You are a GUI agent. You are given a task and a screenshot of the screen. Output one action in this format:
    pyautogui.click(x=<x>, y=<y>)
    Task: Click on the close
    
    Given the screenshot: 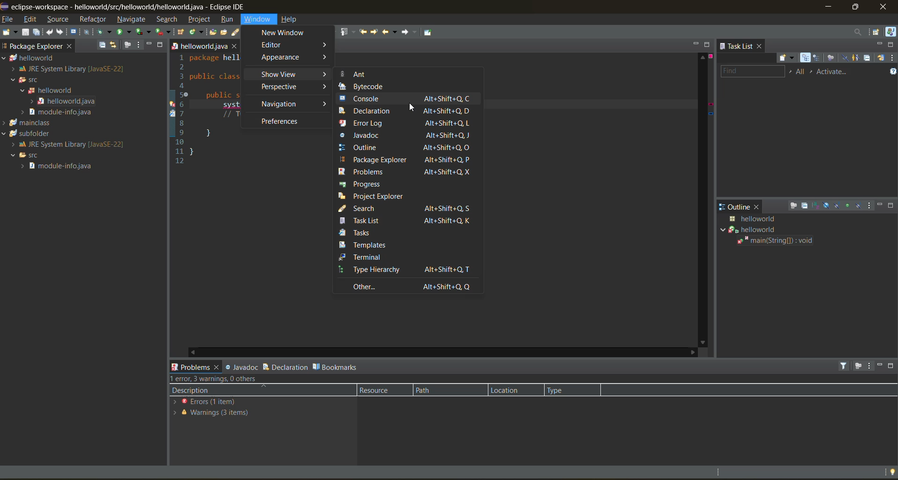 What is the action you would take?
    pyautogui.click(x=761, y=46)
    